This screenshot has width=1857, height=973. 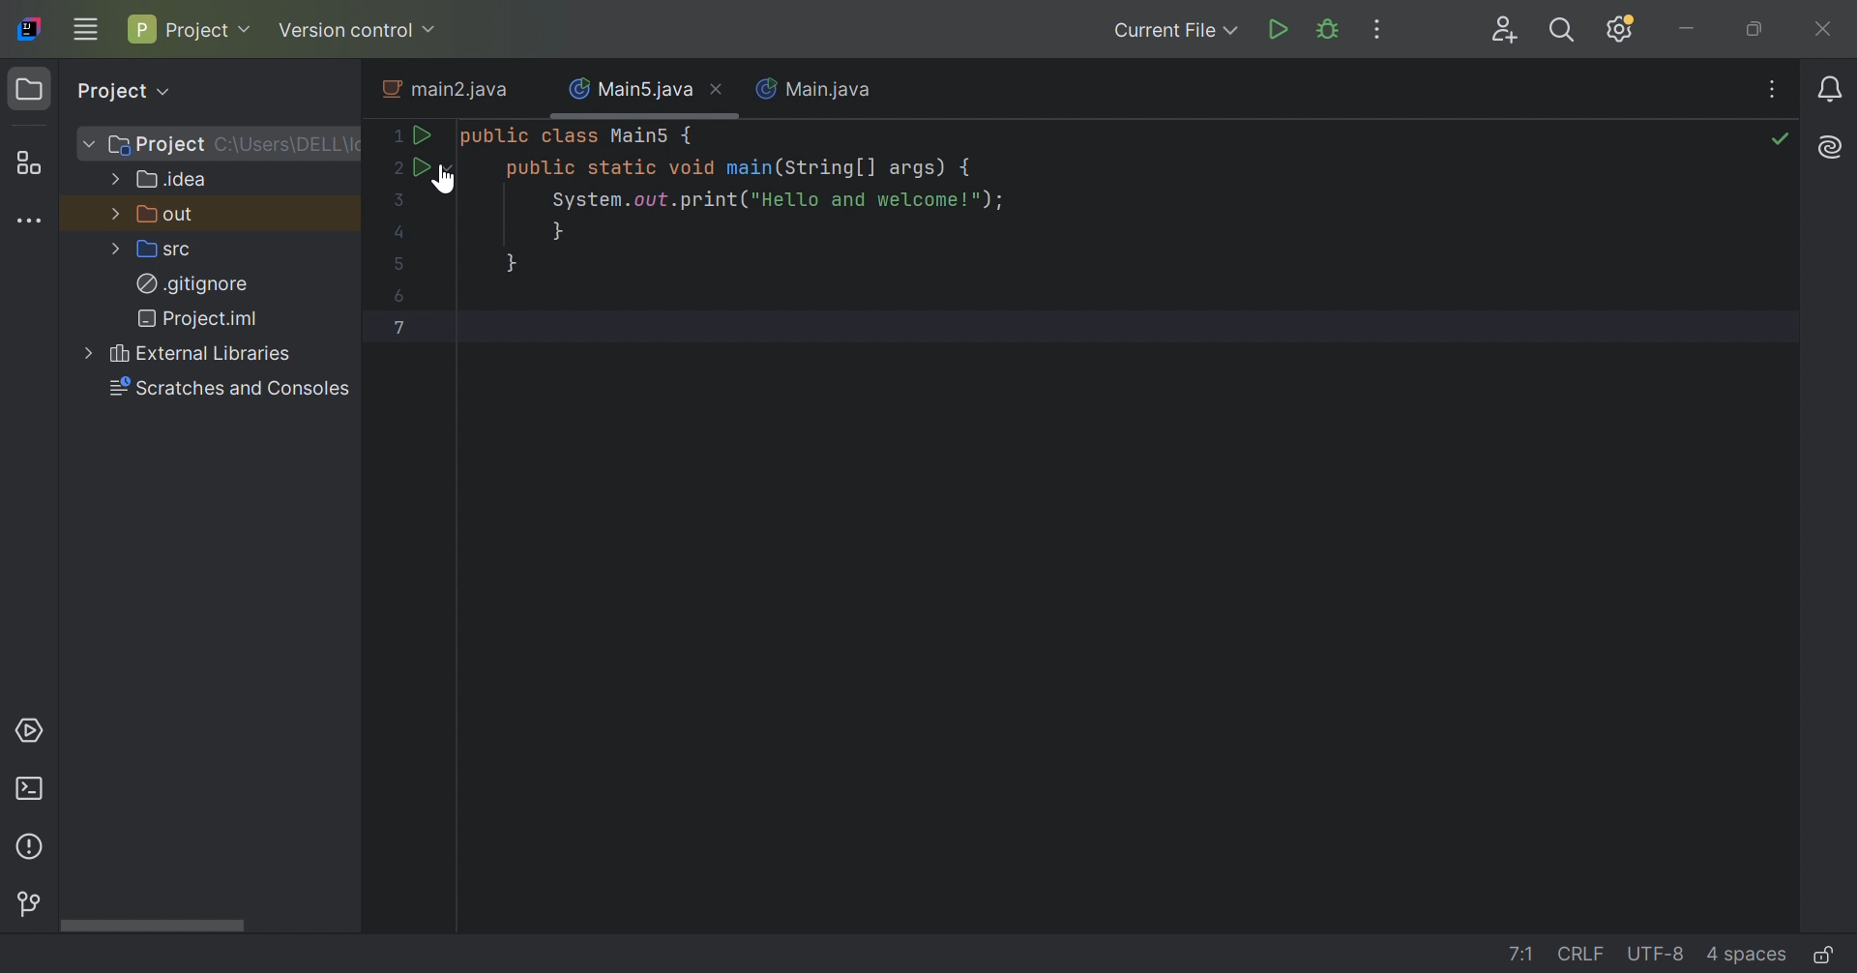 I want to click on 7, so click(x=398, y=327).